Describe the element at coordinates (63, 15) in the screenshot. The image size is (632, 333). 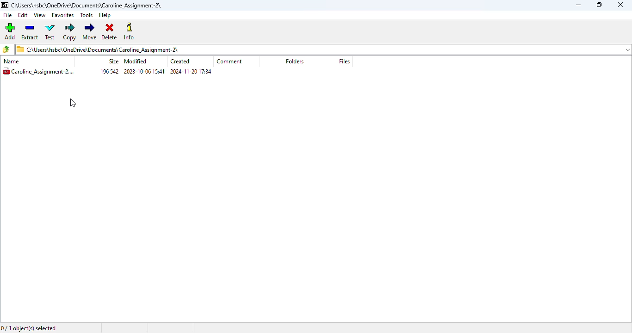
I see `favorites` at that location.